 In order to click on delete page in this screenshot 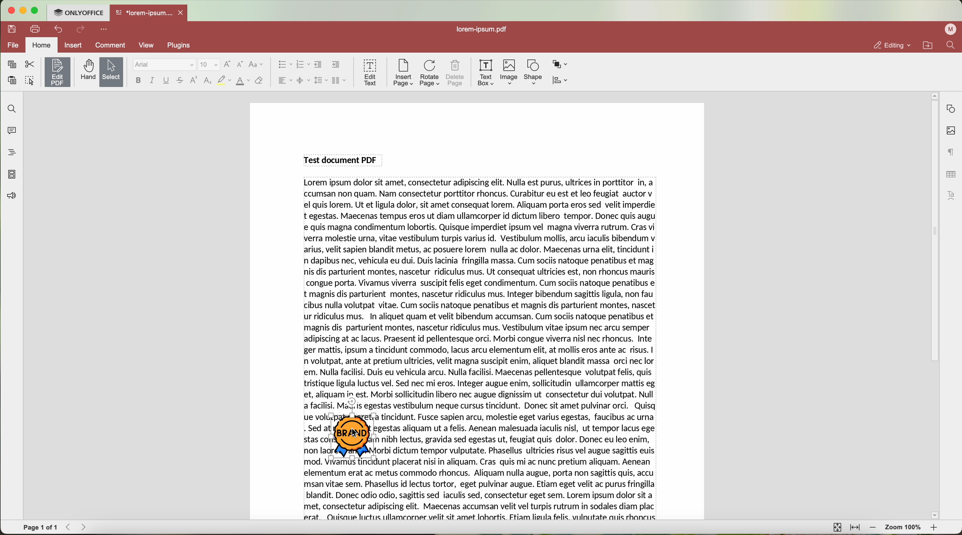, I will do `click(456, 74)`.